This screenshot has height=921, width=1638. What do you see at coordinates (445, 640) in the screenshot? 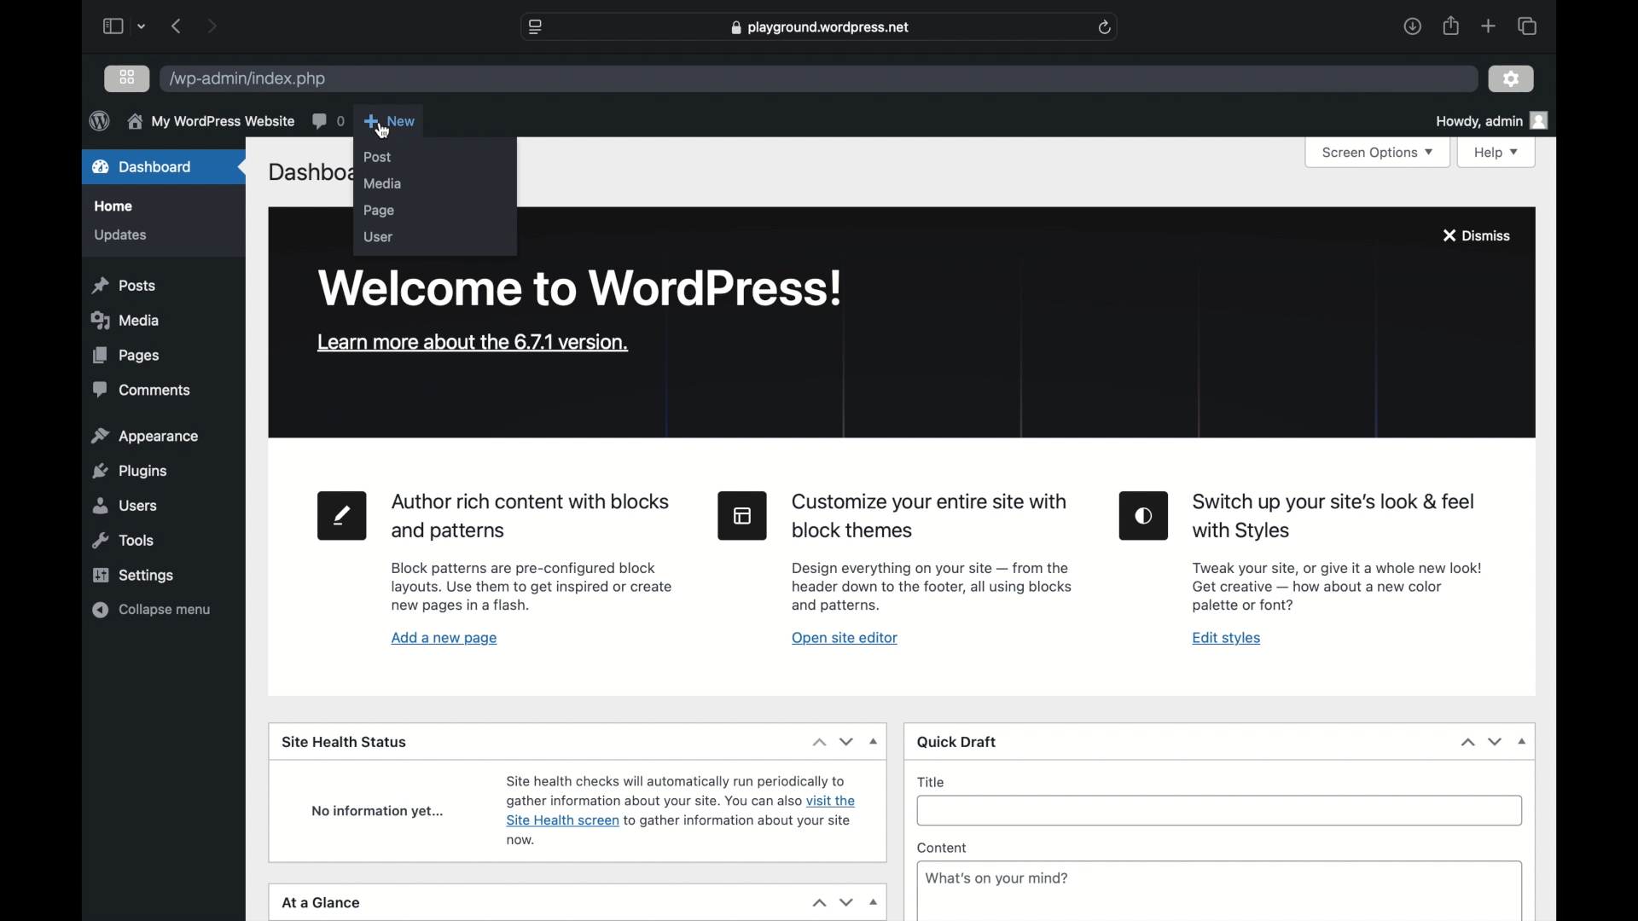
I see `add a new page` at bounding box center [445, 640].